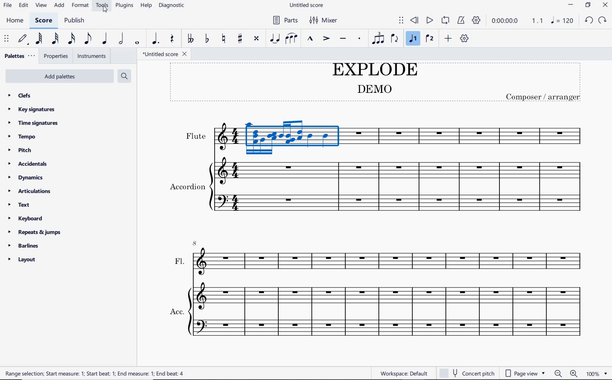  What do you see at coordinates (146, 5) in the screenshot?
I see `help` at bounding box center [146, 5].